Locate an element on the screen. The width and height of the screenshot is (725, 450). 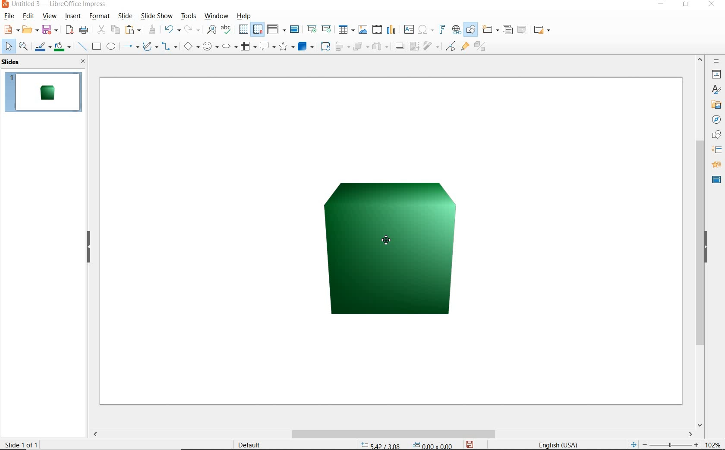
save is located at coordinates (49, 31).